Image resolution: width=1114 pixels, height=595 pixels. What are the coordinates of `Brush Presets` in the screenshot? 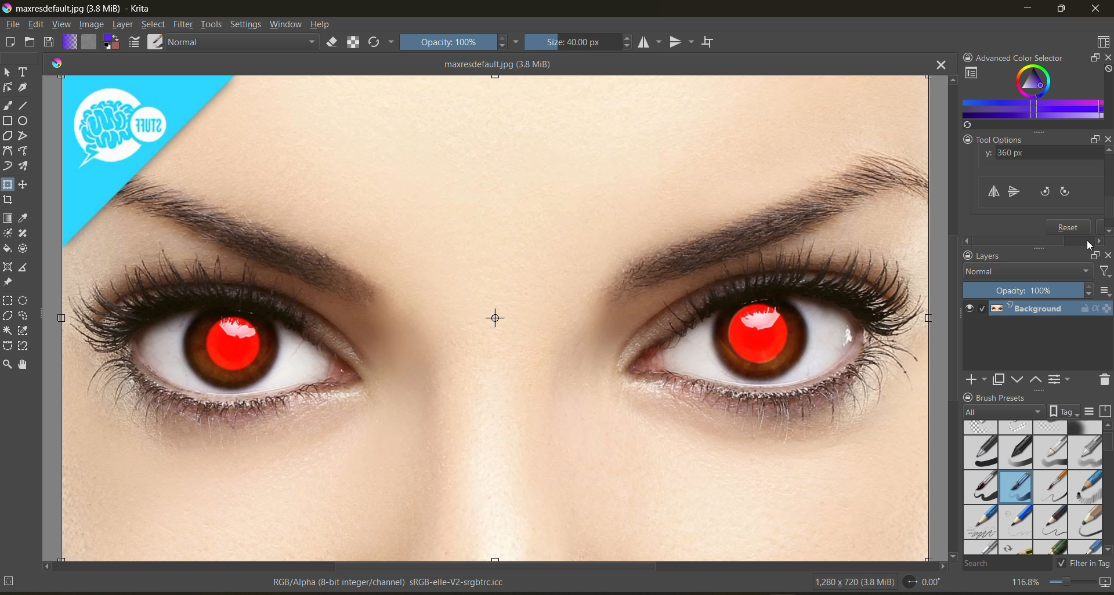 It's located at (1026, 397).